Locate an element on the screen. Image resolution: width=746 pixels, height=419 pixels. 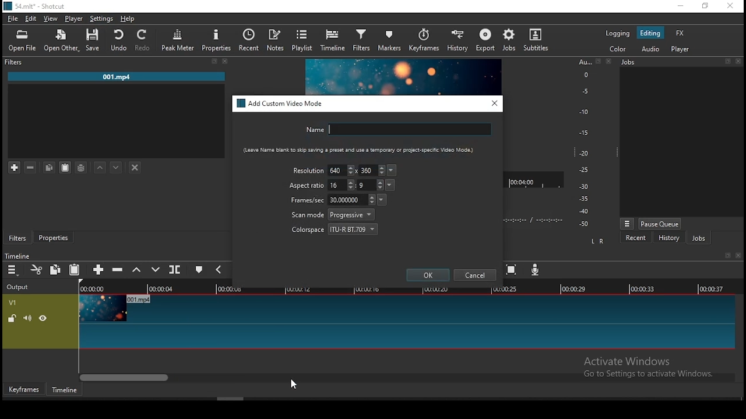
editing is located at coordinates (650, 33).